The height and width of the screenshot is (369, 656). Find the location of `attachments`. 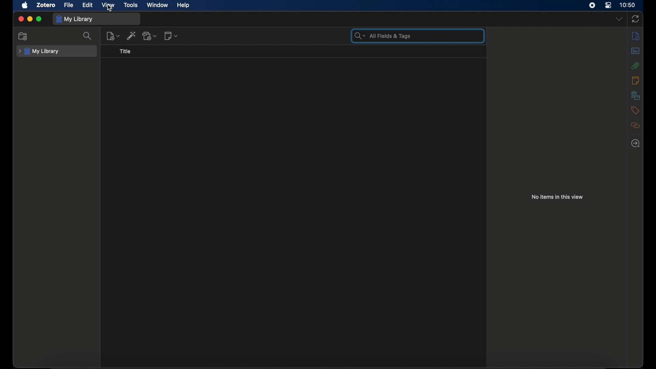

attachments is located at coordinates (635, 66).